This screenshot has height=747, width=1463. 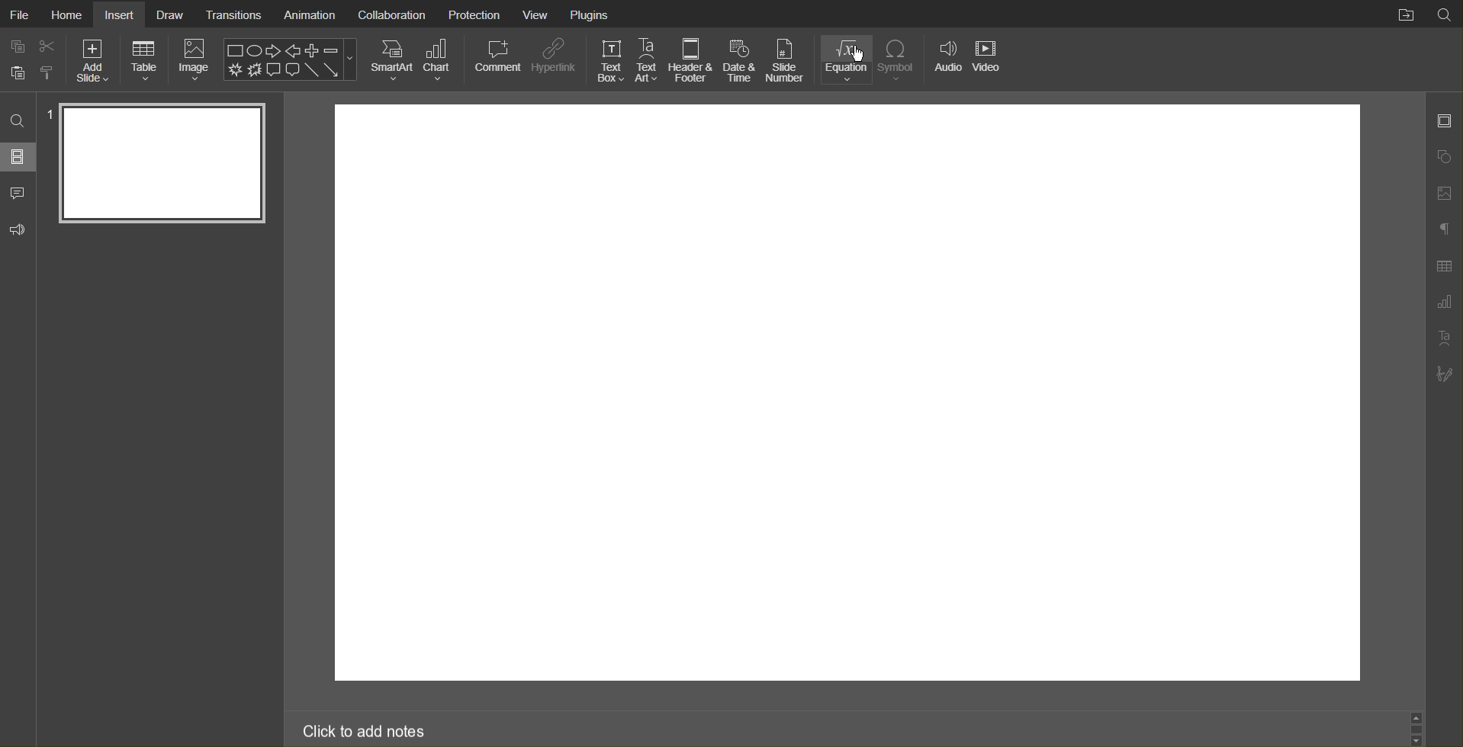 I want to click on Shape Menu, so click(x=289, y=59).